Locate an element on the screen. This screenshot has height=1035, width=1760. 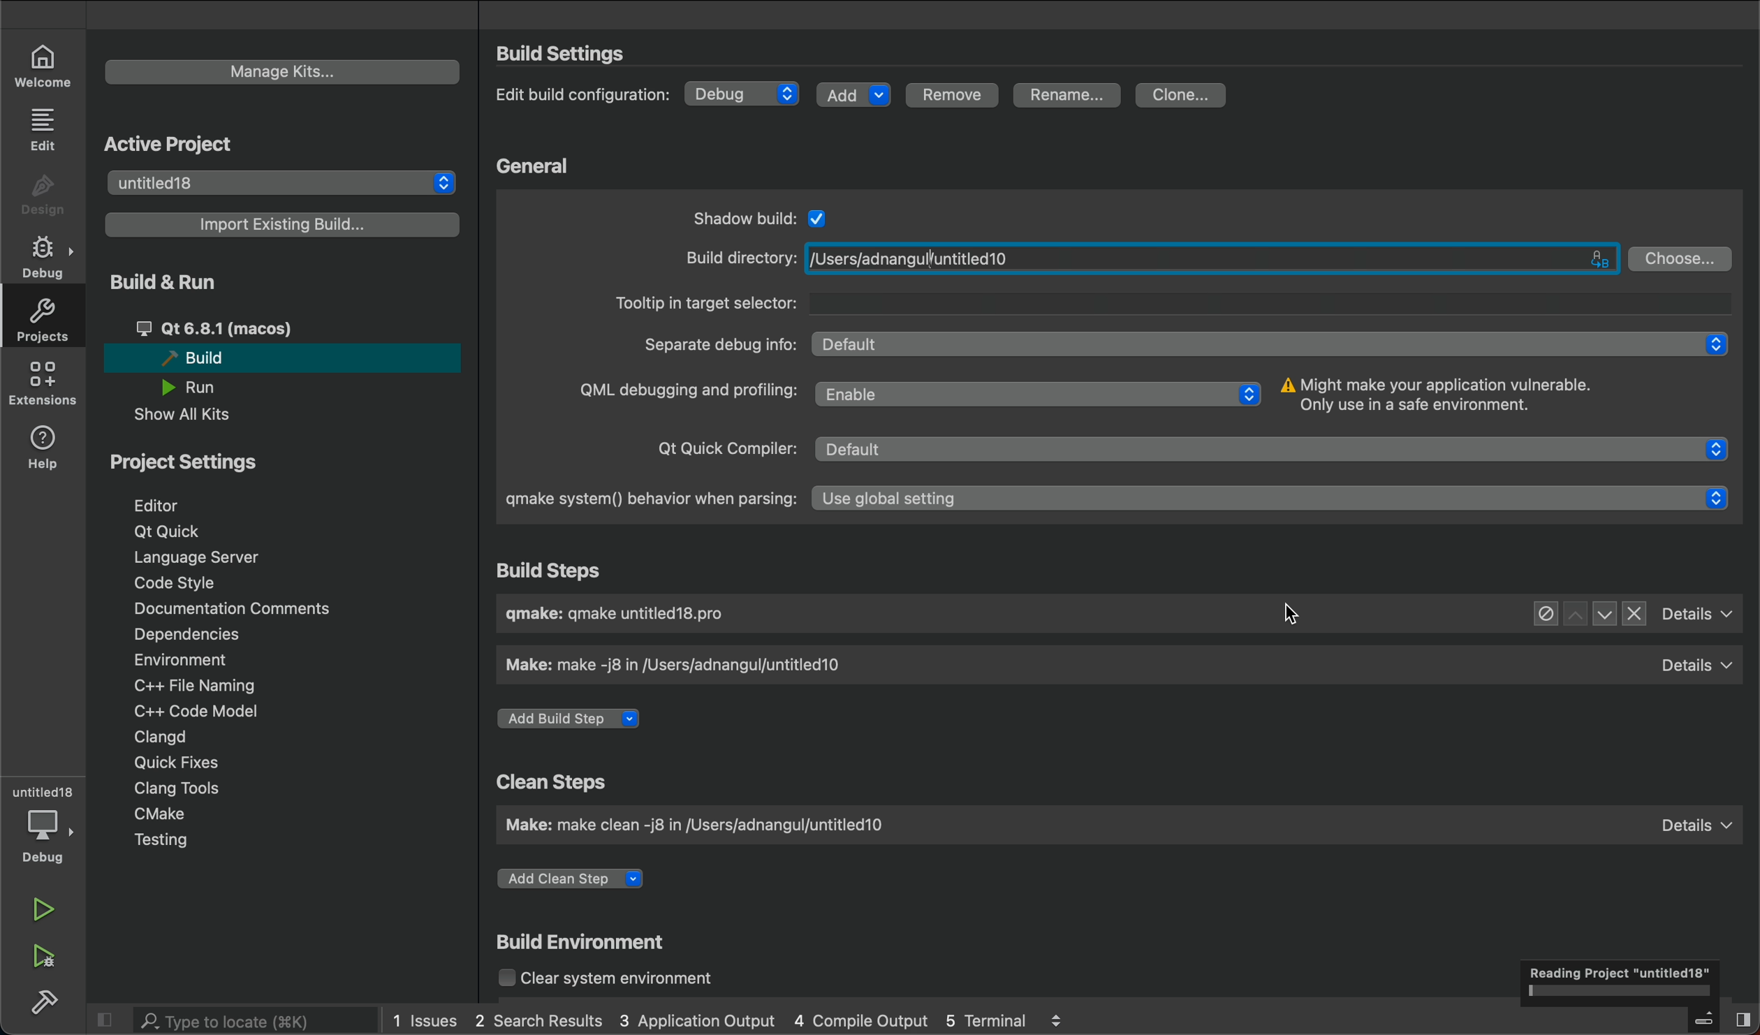
run is located at coordinates (43, 909).